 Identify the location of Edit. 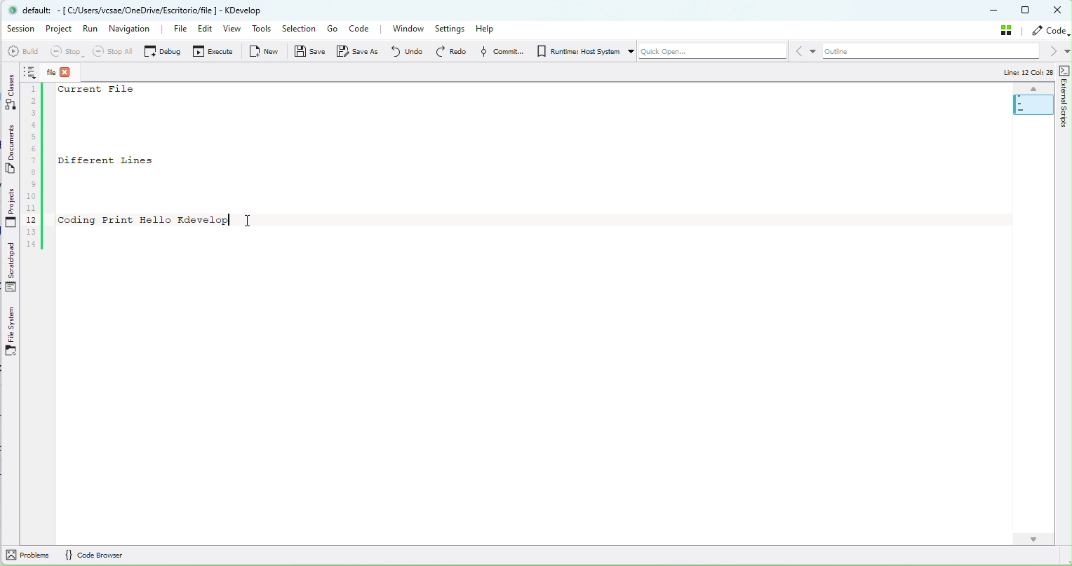
(202, 31).